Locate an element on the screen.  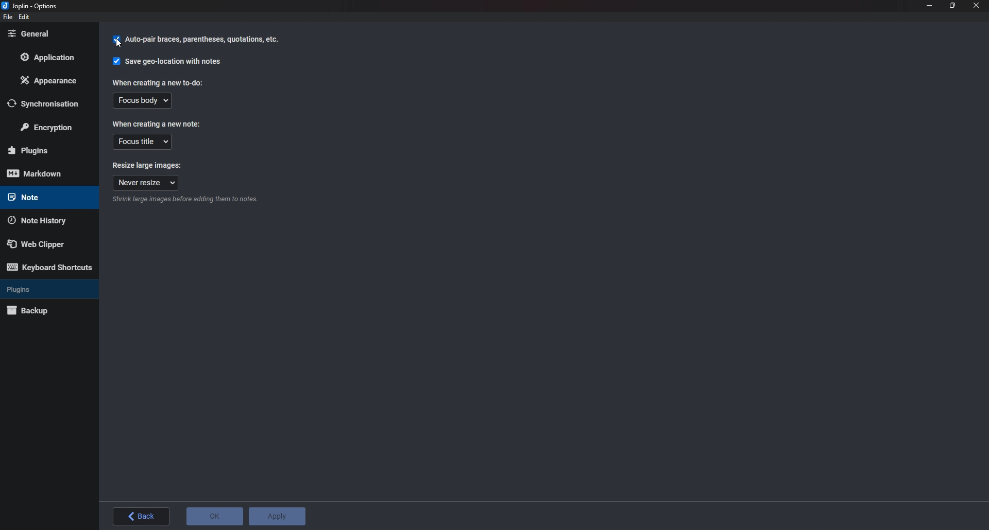
Appearance is located at coordinates (46, 81).